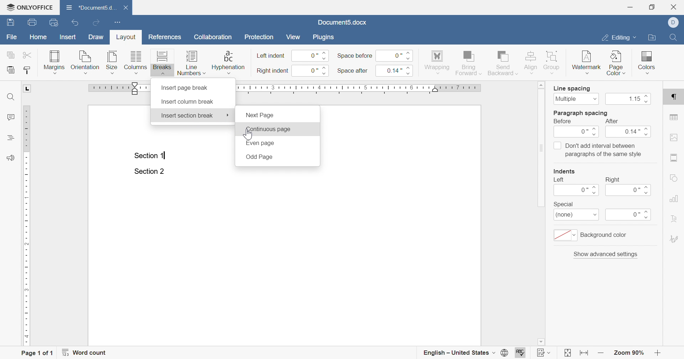 The height and width of the screenshot is (359, 684). I want to click on continuous page, so click(268, 130).